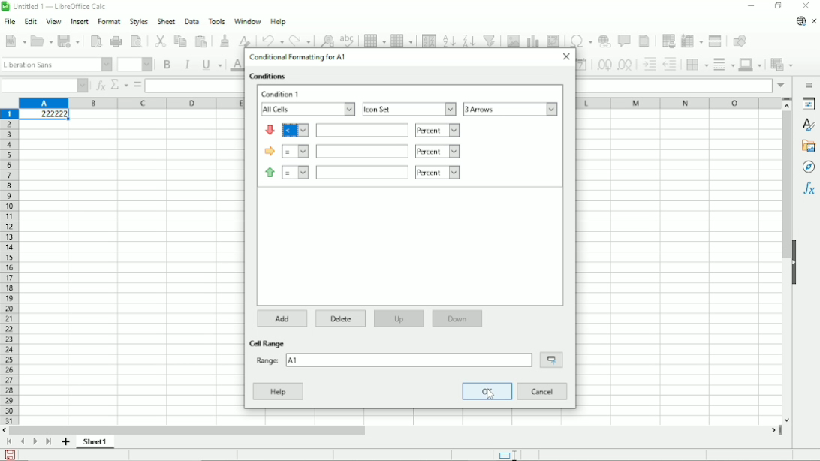  Describe the element at coordinates (96, 41) in the screenshot. I see `Export directly as PDF` at that location.